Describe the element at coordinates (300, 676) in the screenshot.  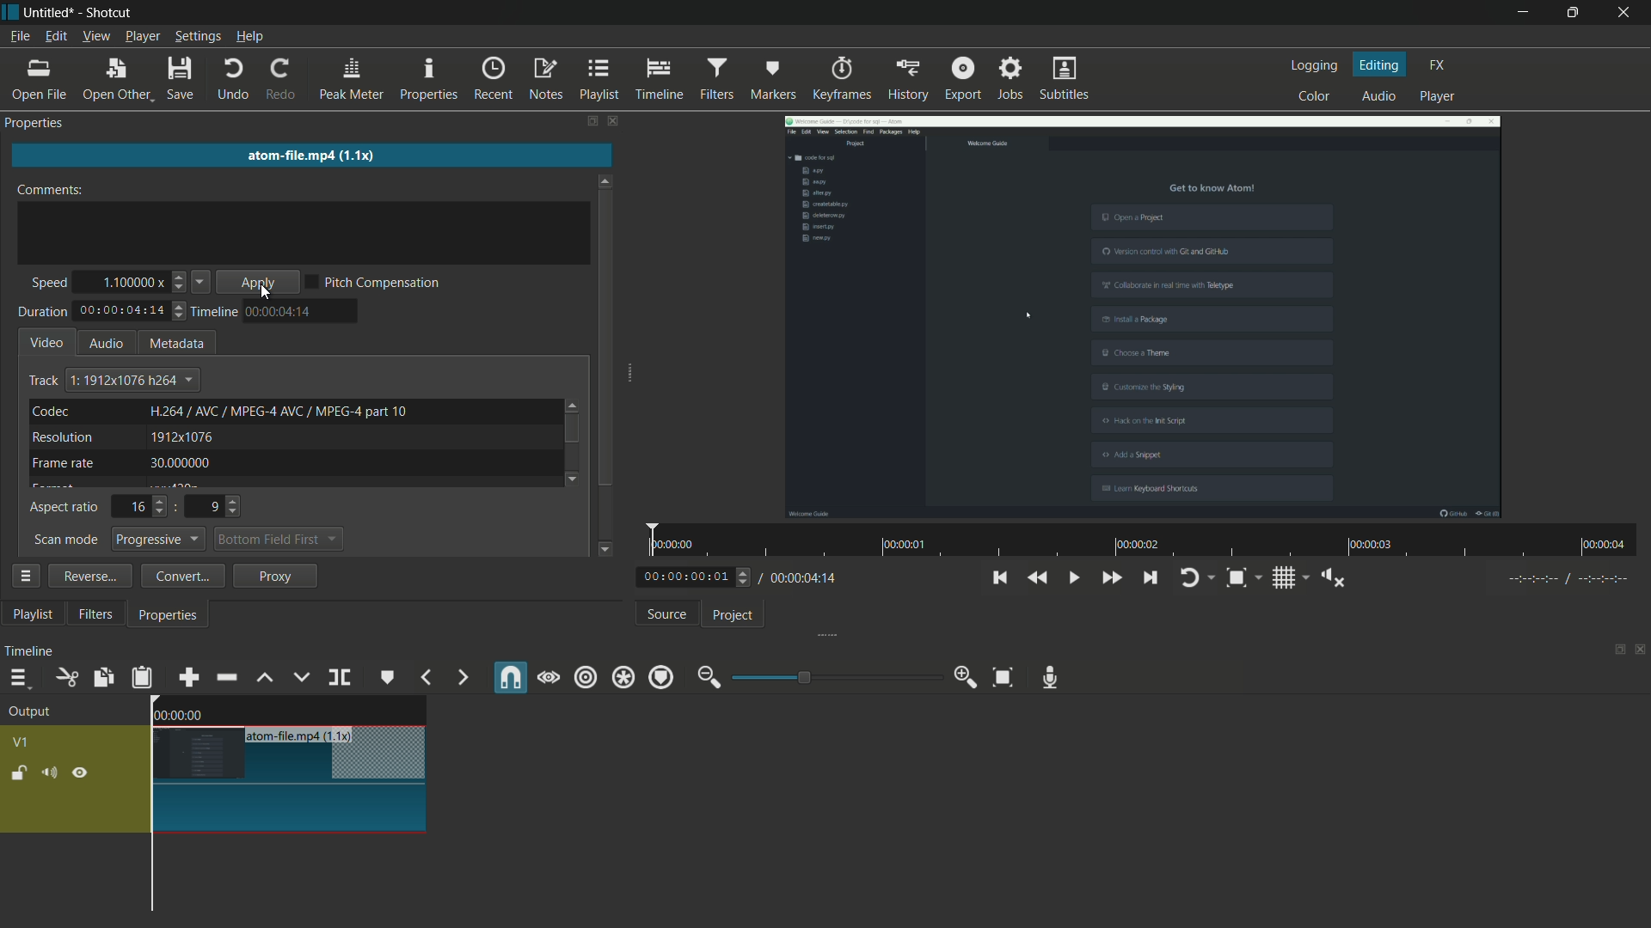
I see `overwrite` at that location.